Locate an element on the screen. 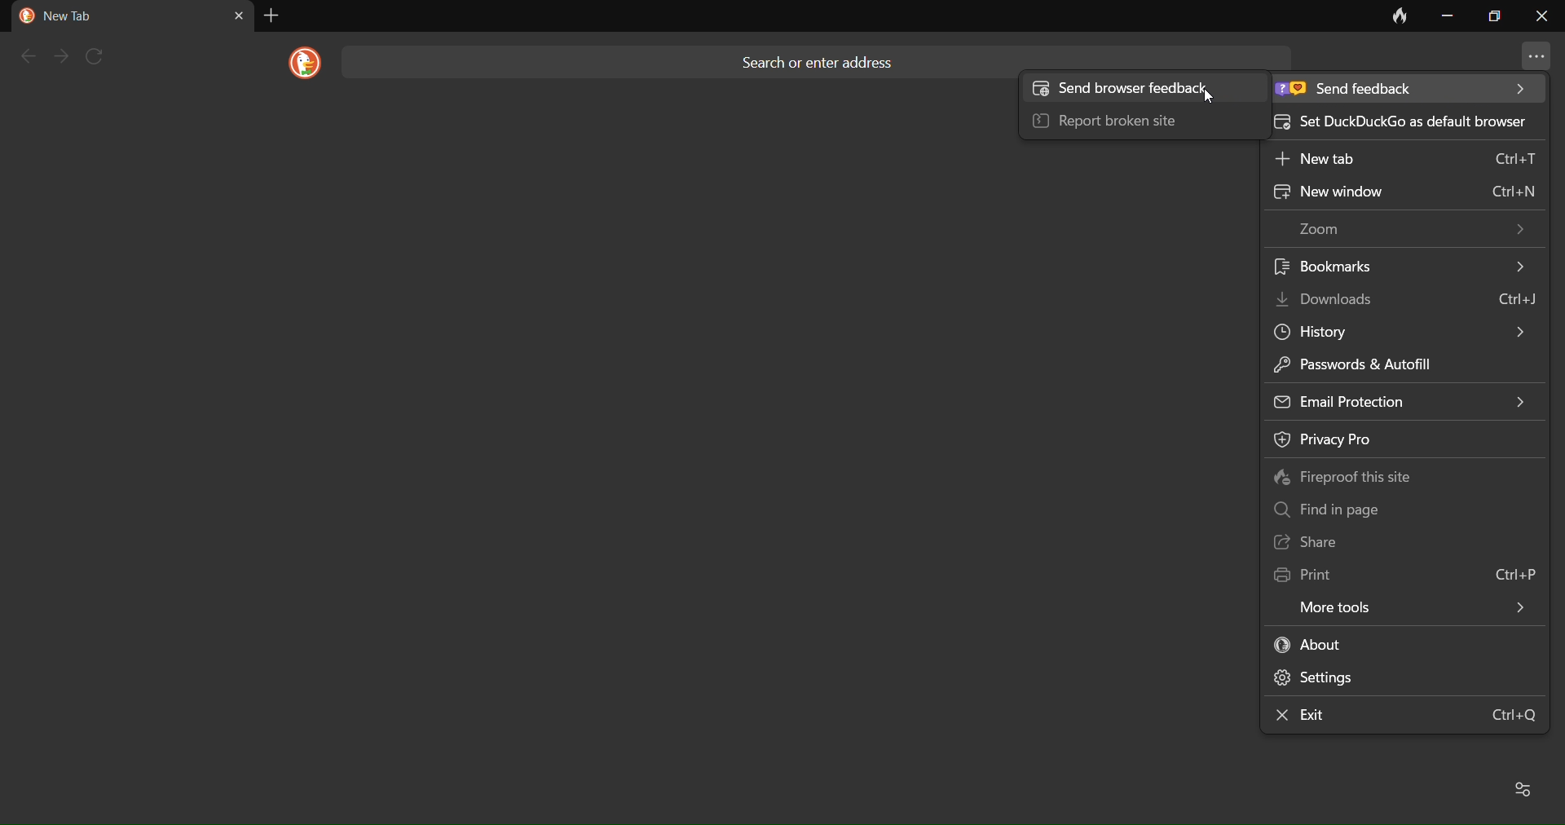 This screenshot has width=1565, height=825. new window is located at coordinates (1400, 192).